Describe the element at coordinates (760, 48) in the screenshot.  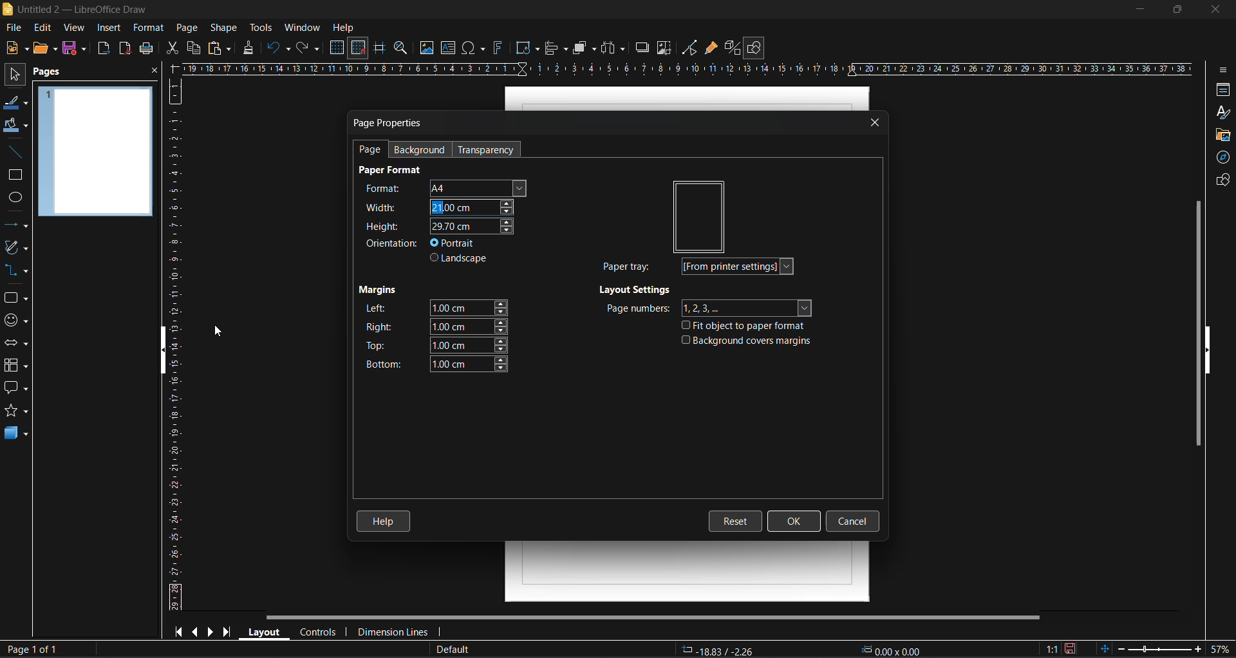
I see `show draw functions` at that location.